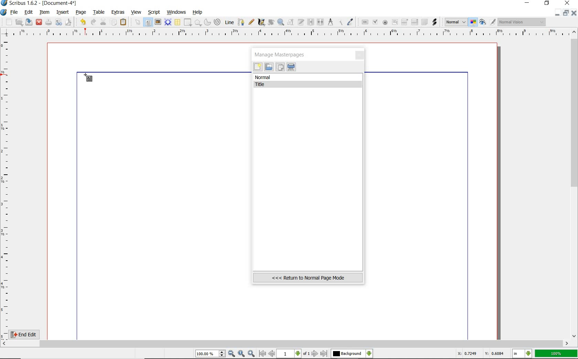 The height and width of the screenshot is (359, 578). Describe the element at coordinates (567, 13) in the screenshot. I see `restore` at that location.